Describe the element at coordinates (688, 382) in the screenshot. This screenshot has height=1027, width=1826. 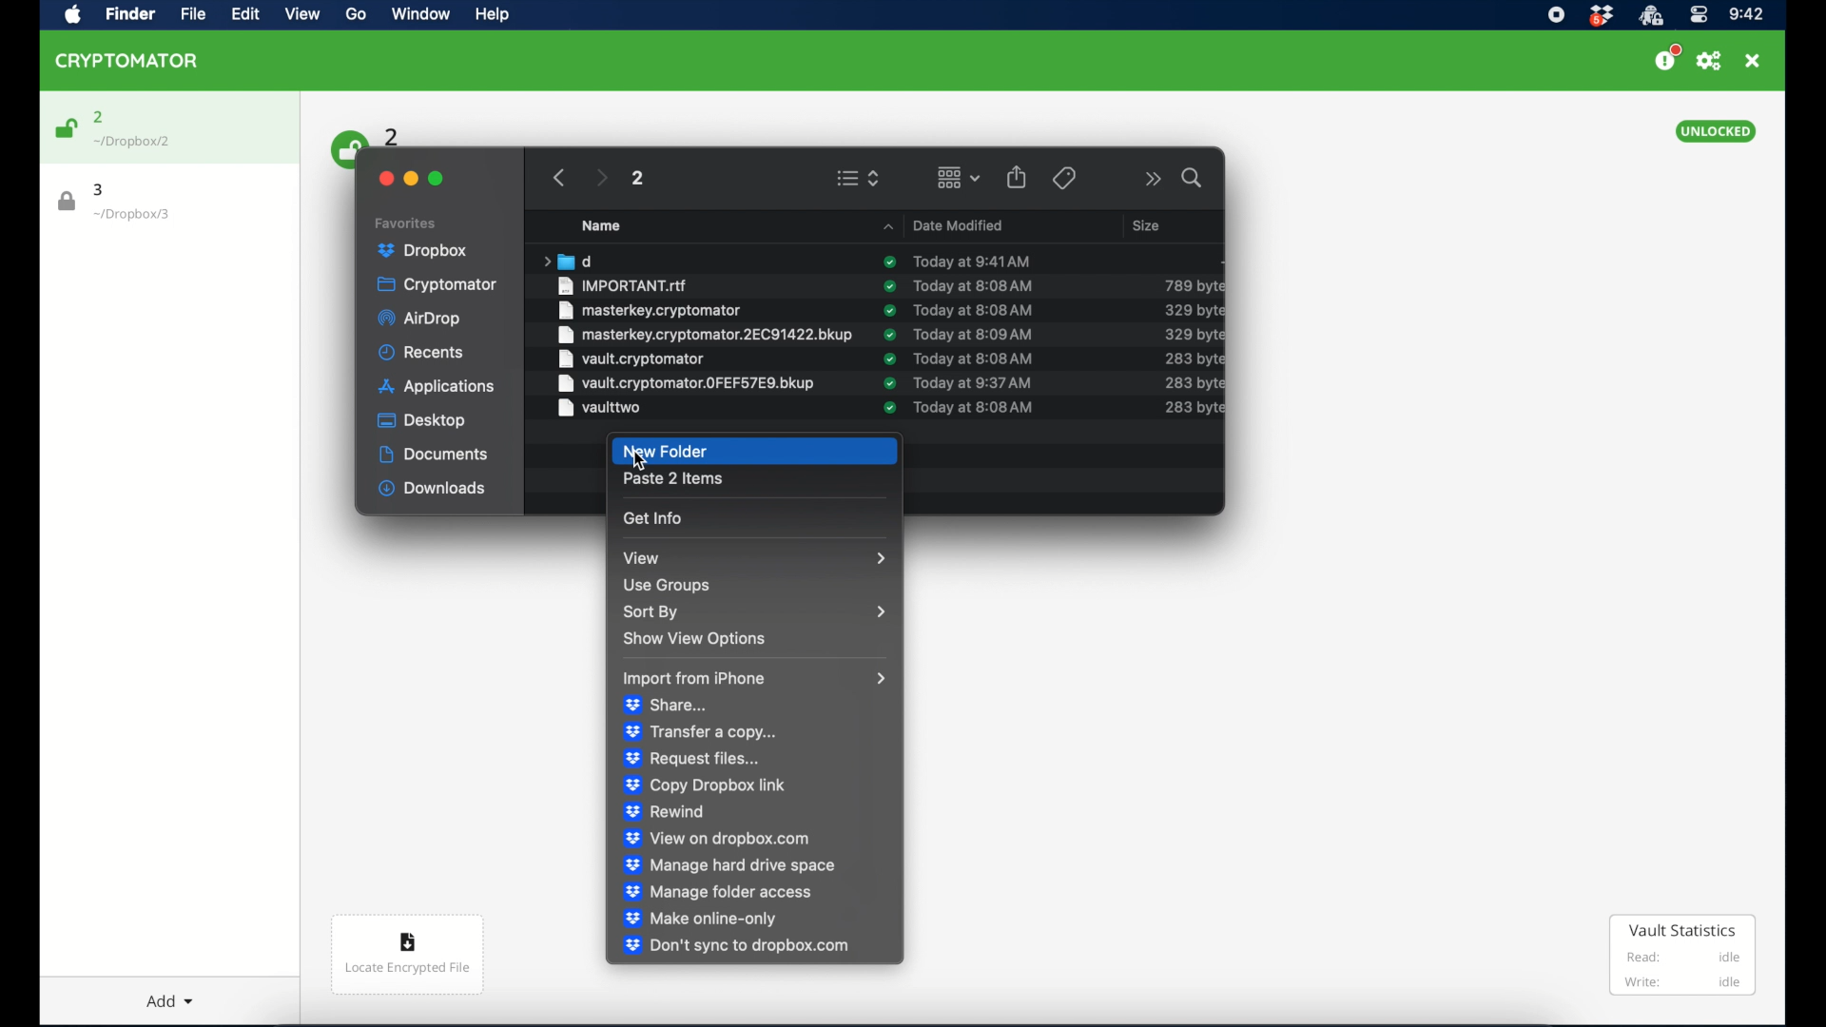
I see `vault` at that location.